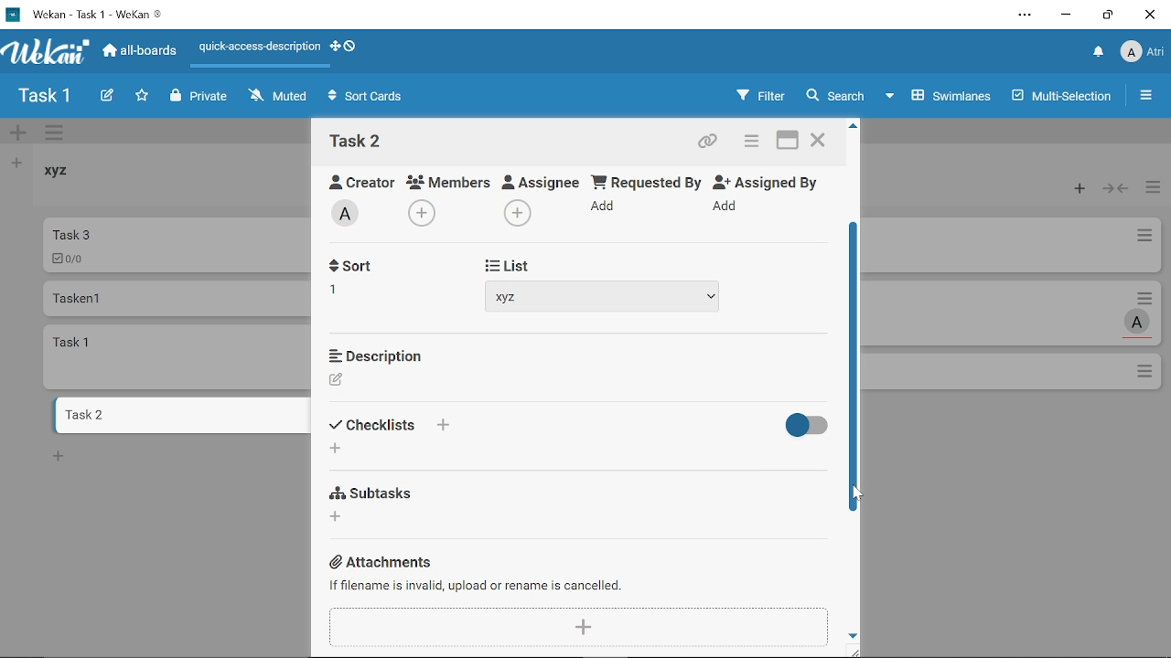 Image resolution: width=1171 pixels, height=658 pixels. Describe the element at coordinates (748, 143) in the screenshot. I see `Card actions` at that location.